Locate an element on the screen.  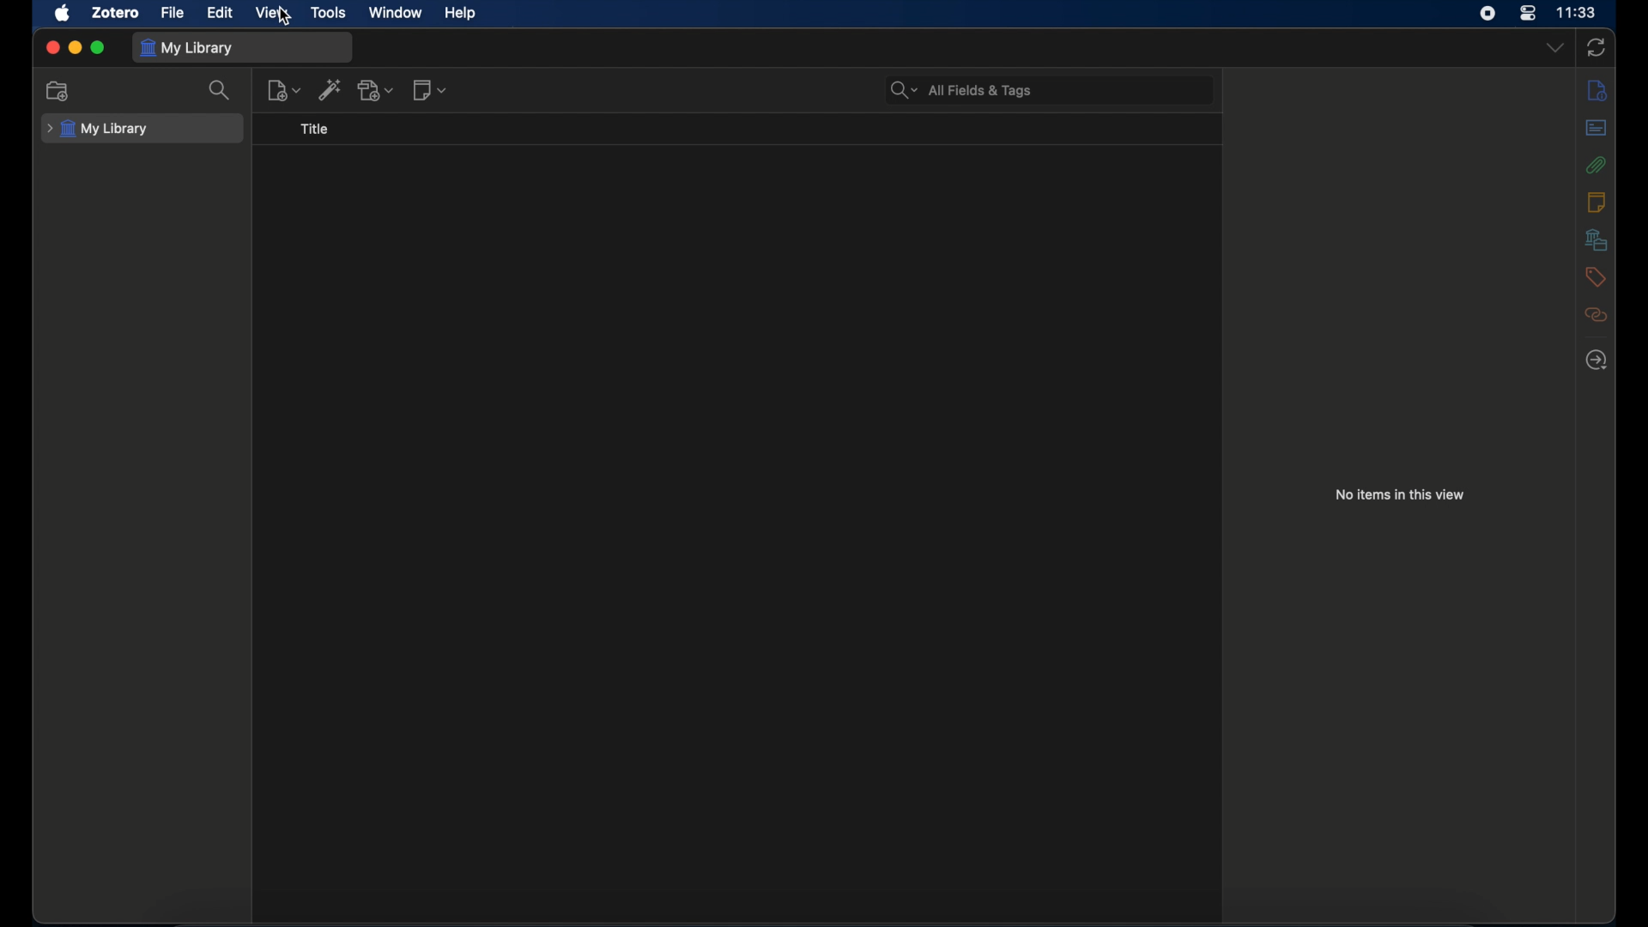
dropdown is located at coordinates (1554, 48).